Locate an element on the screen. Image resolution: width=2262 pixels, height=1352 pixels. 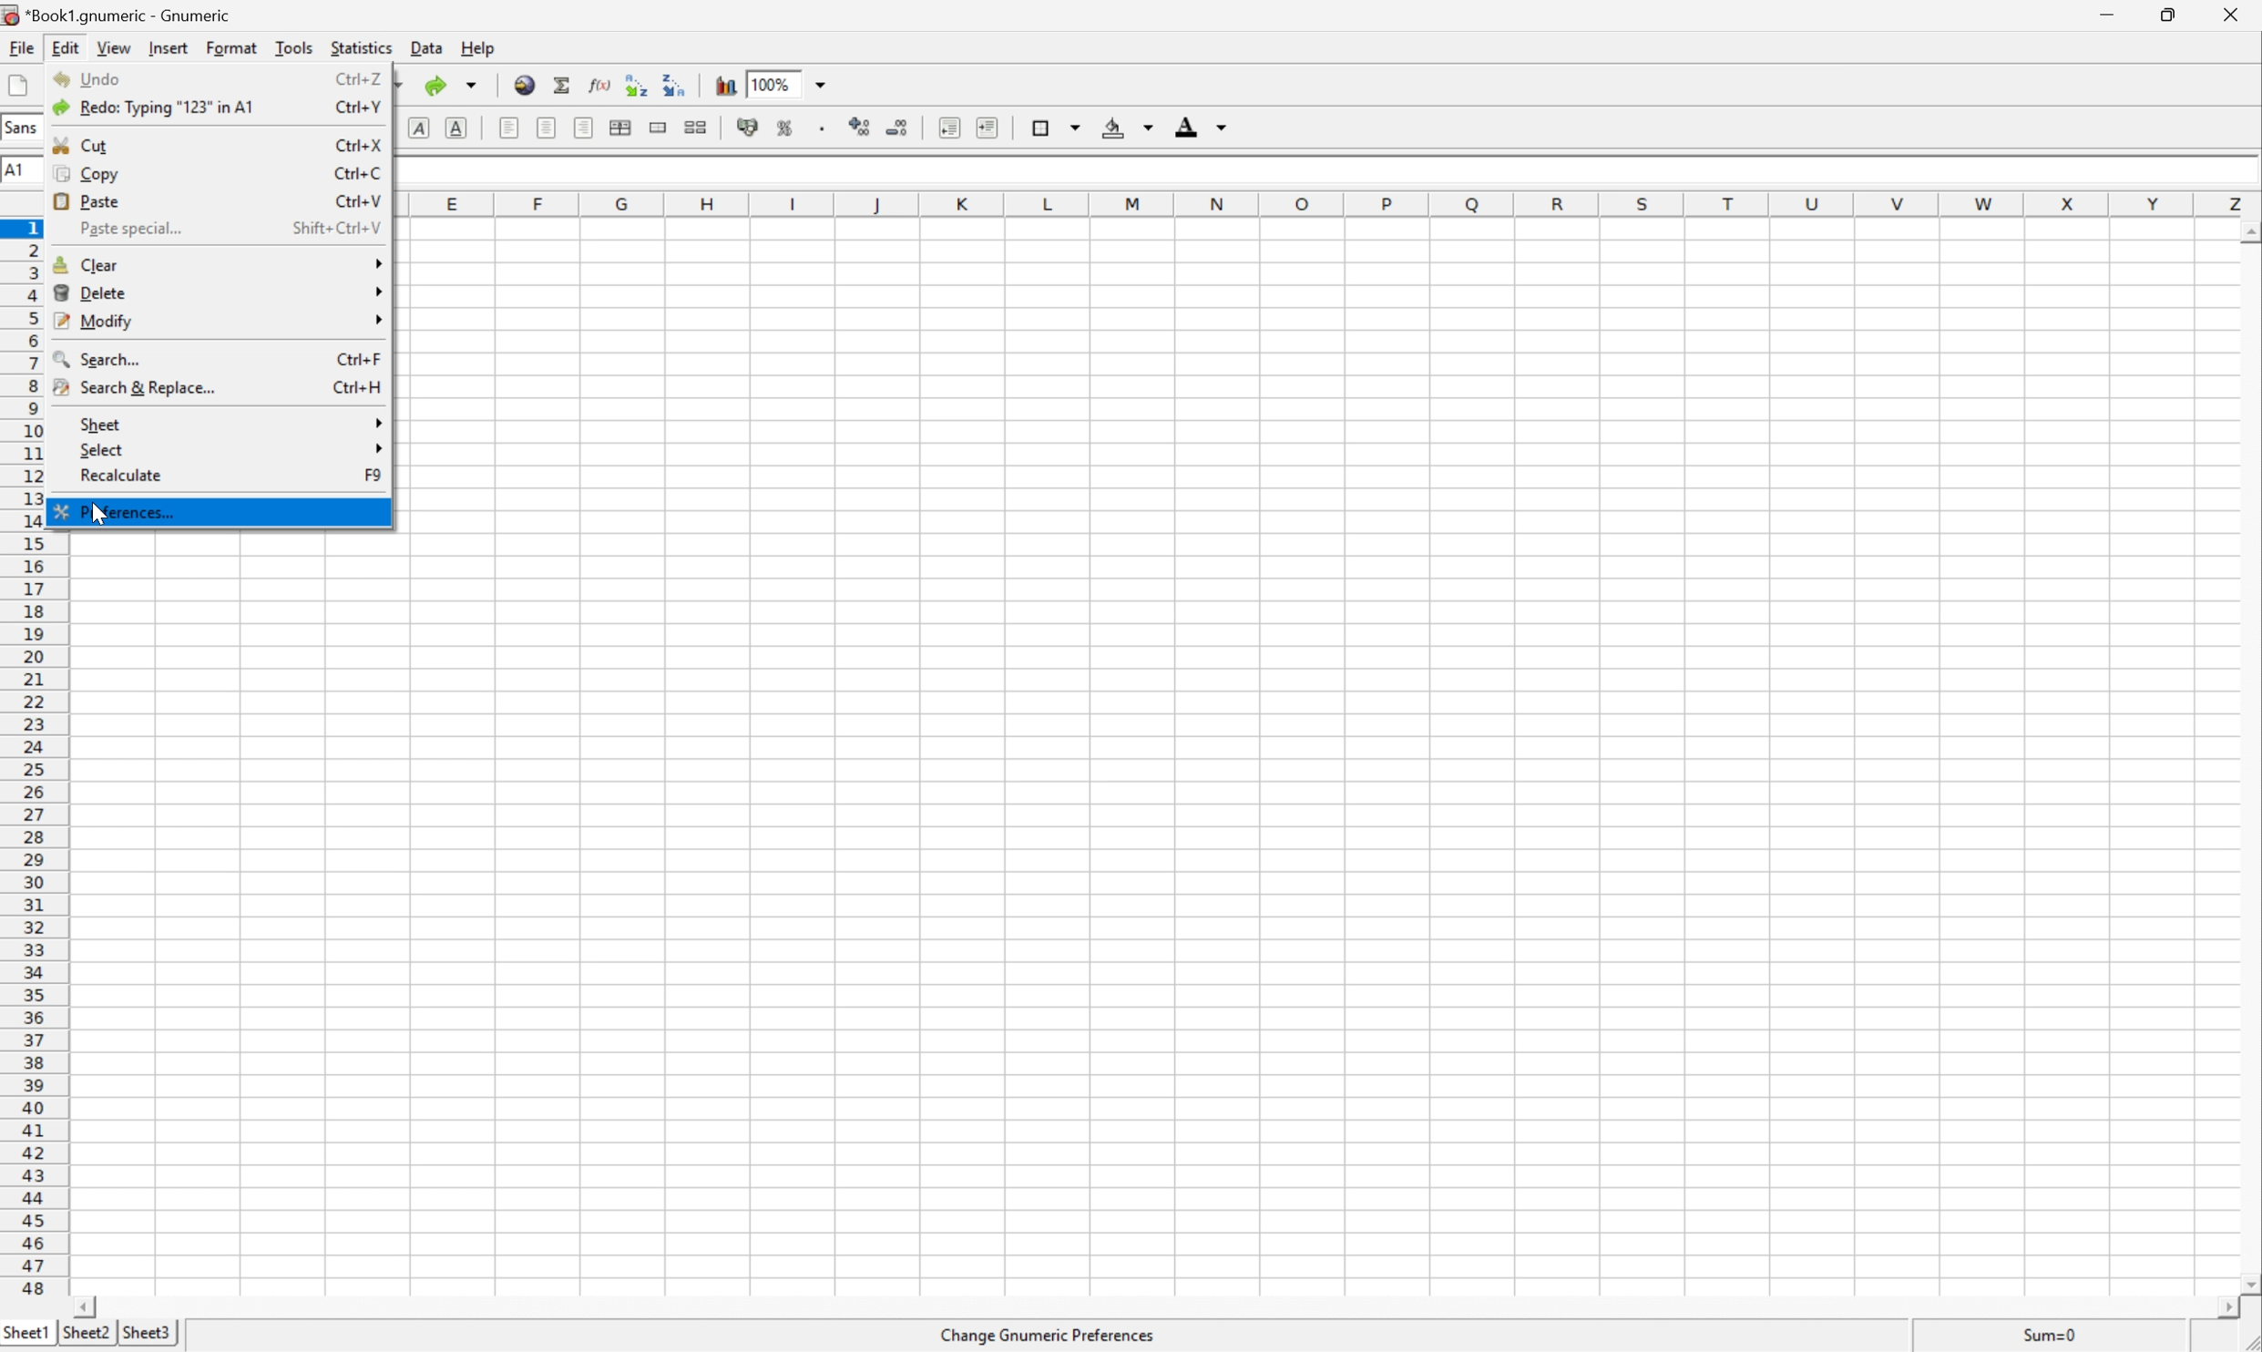
redo typing: "123" in A1     ctrl+y is located at coordinates (212, 108).